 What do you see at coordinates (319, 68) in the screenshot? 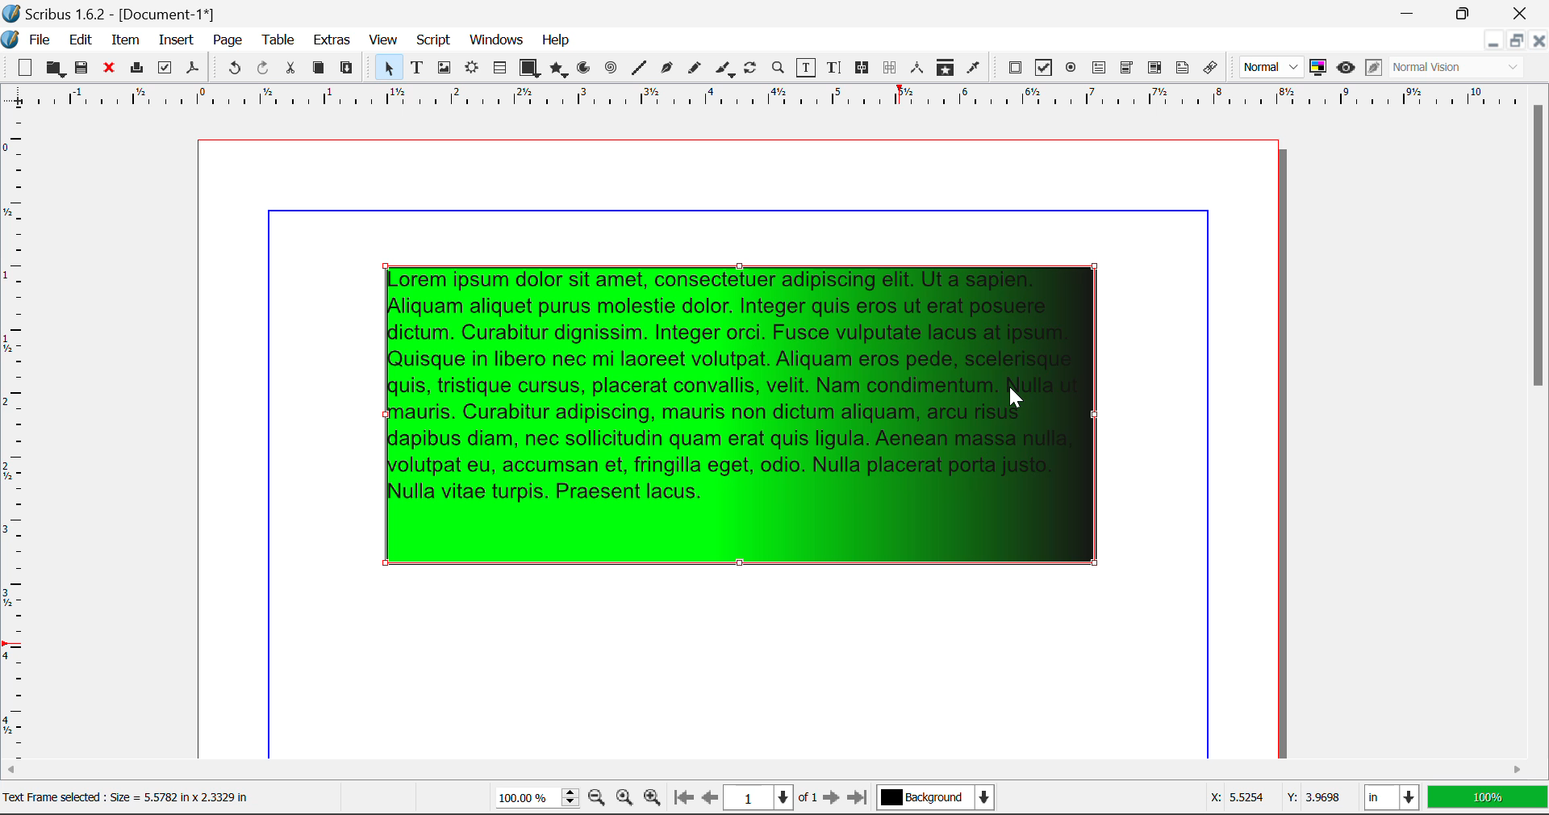
I see `Copy` at bounding box center [319, 68].